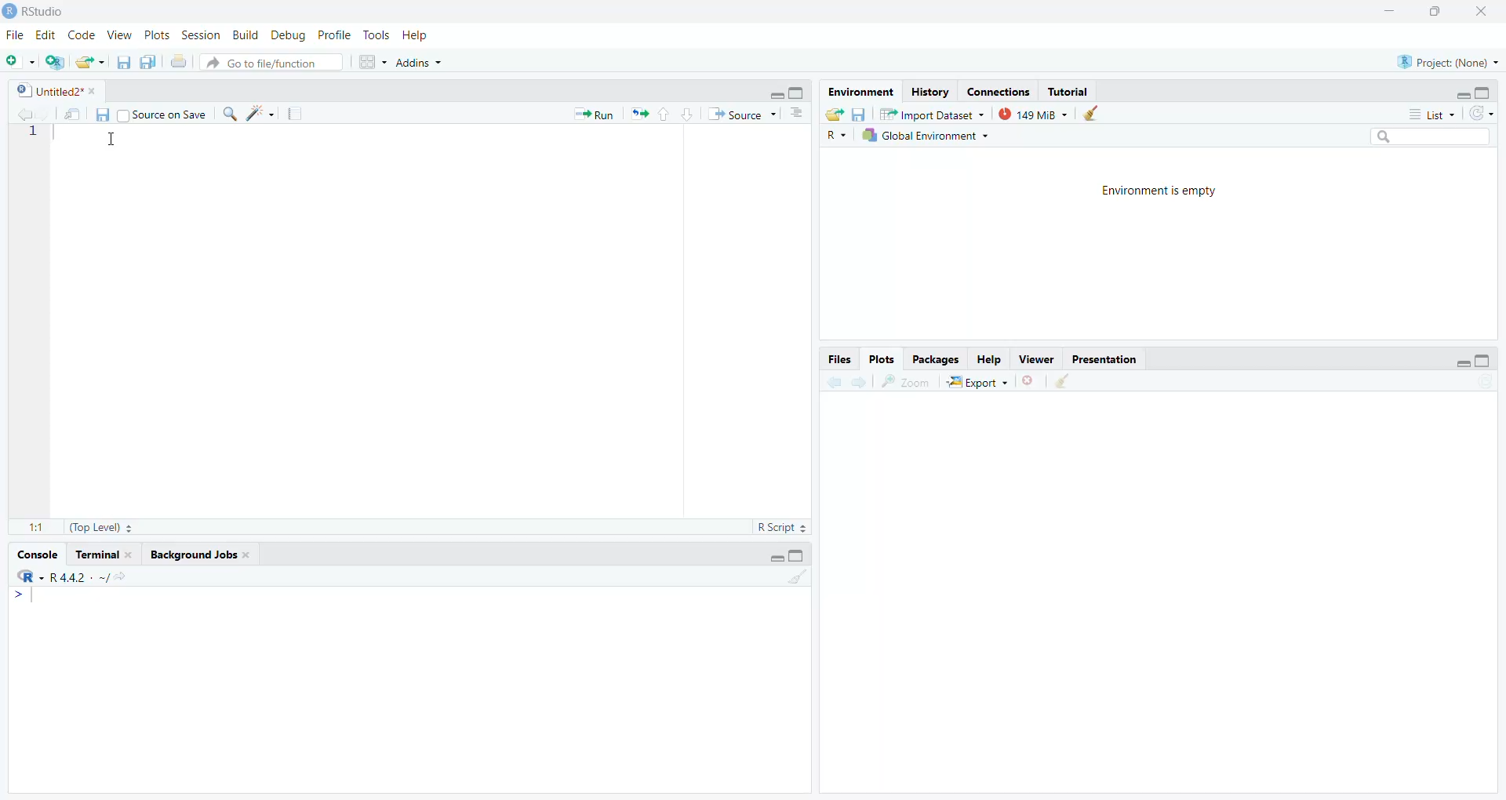 The image size is (1506, 800). What do you see at coordinates (1462, 95) in the screenshot?
I see `Minimize` at bounding box center [1462, 95].